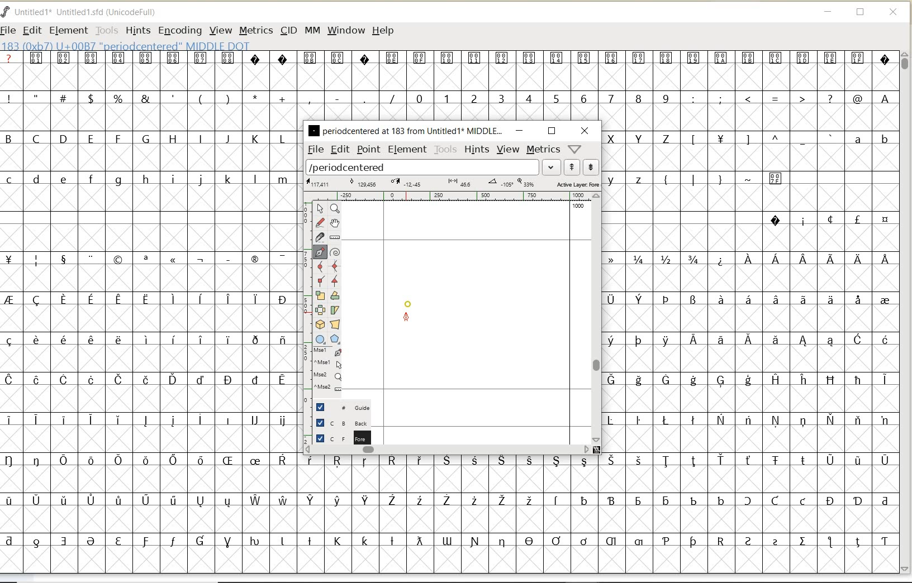 The width and height of the screenshot is (912, 583). Describe the element at coordinates (405, 130) in the screenshot. I see `glyph name` at that location.